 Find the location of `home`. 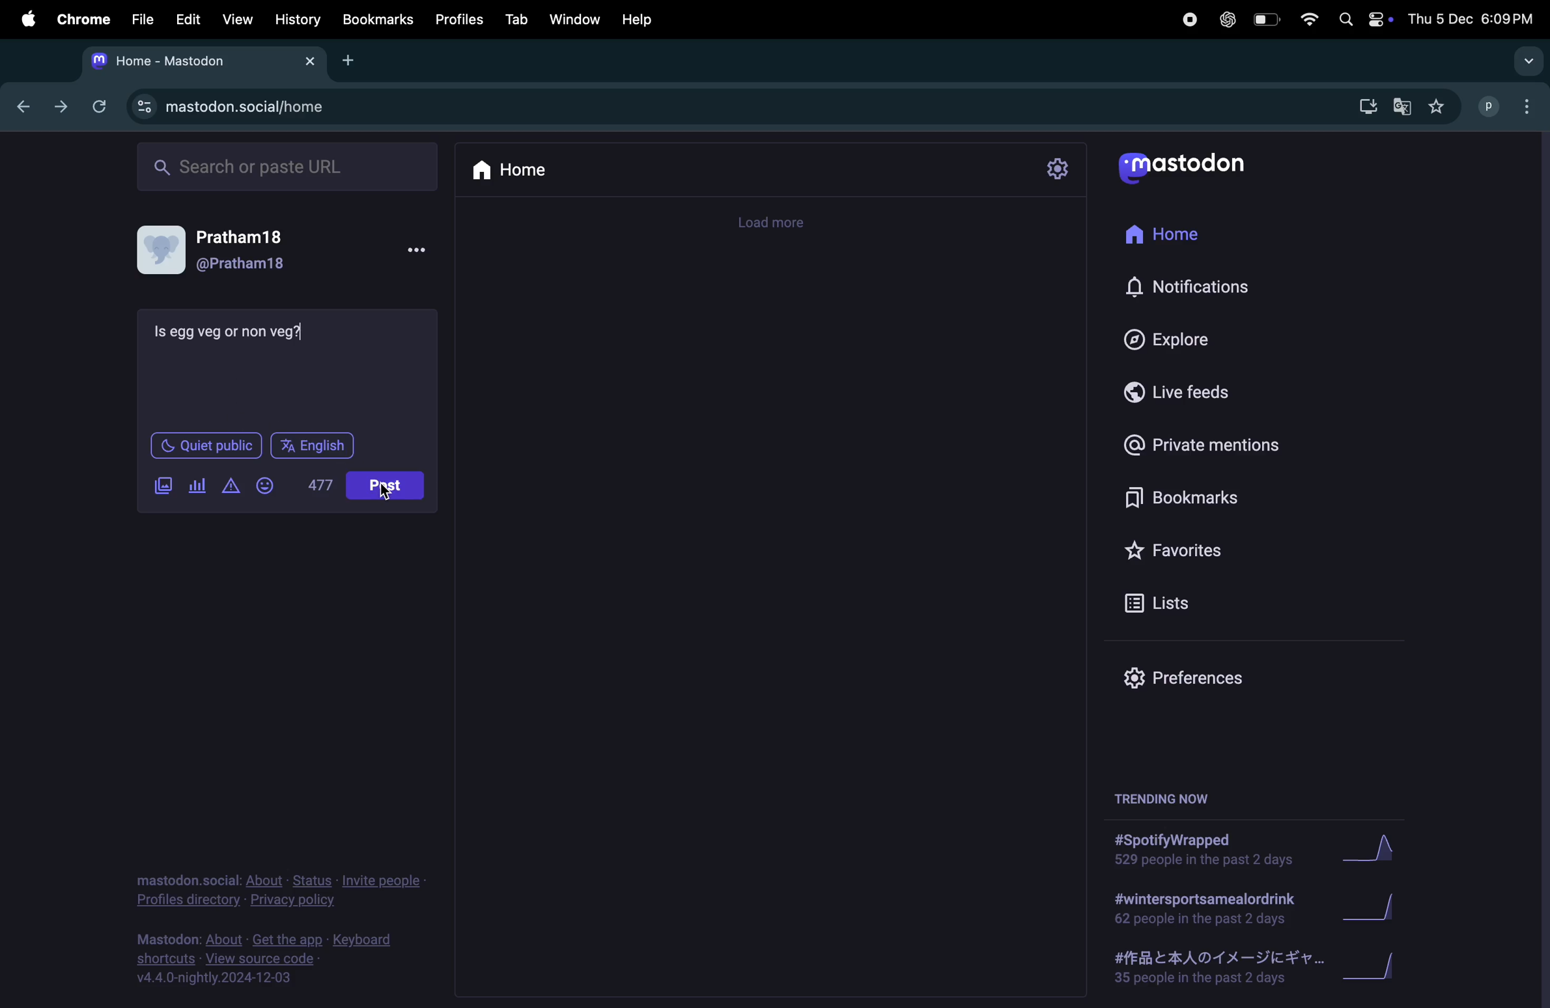

home is located at coordinates (1176, 232).